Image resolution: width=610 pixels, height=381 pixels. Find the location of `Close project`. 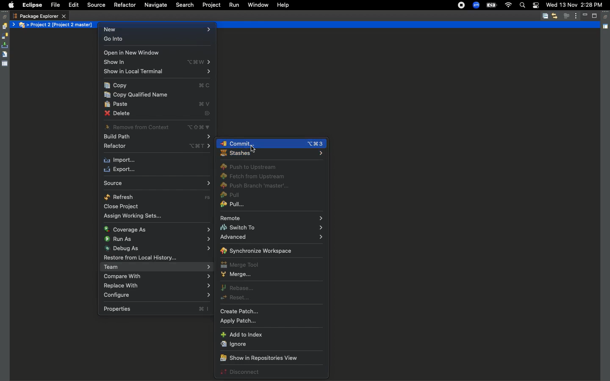

Close project is located at coordinates (122, 207).